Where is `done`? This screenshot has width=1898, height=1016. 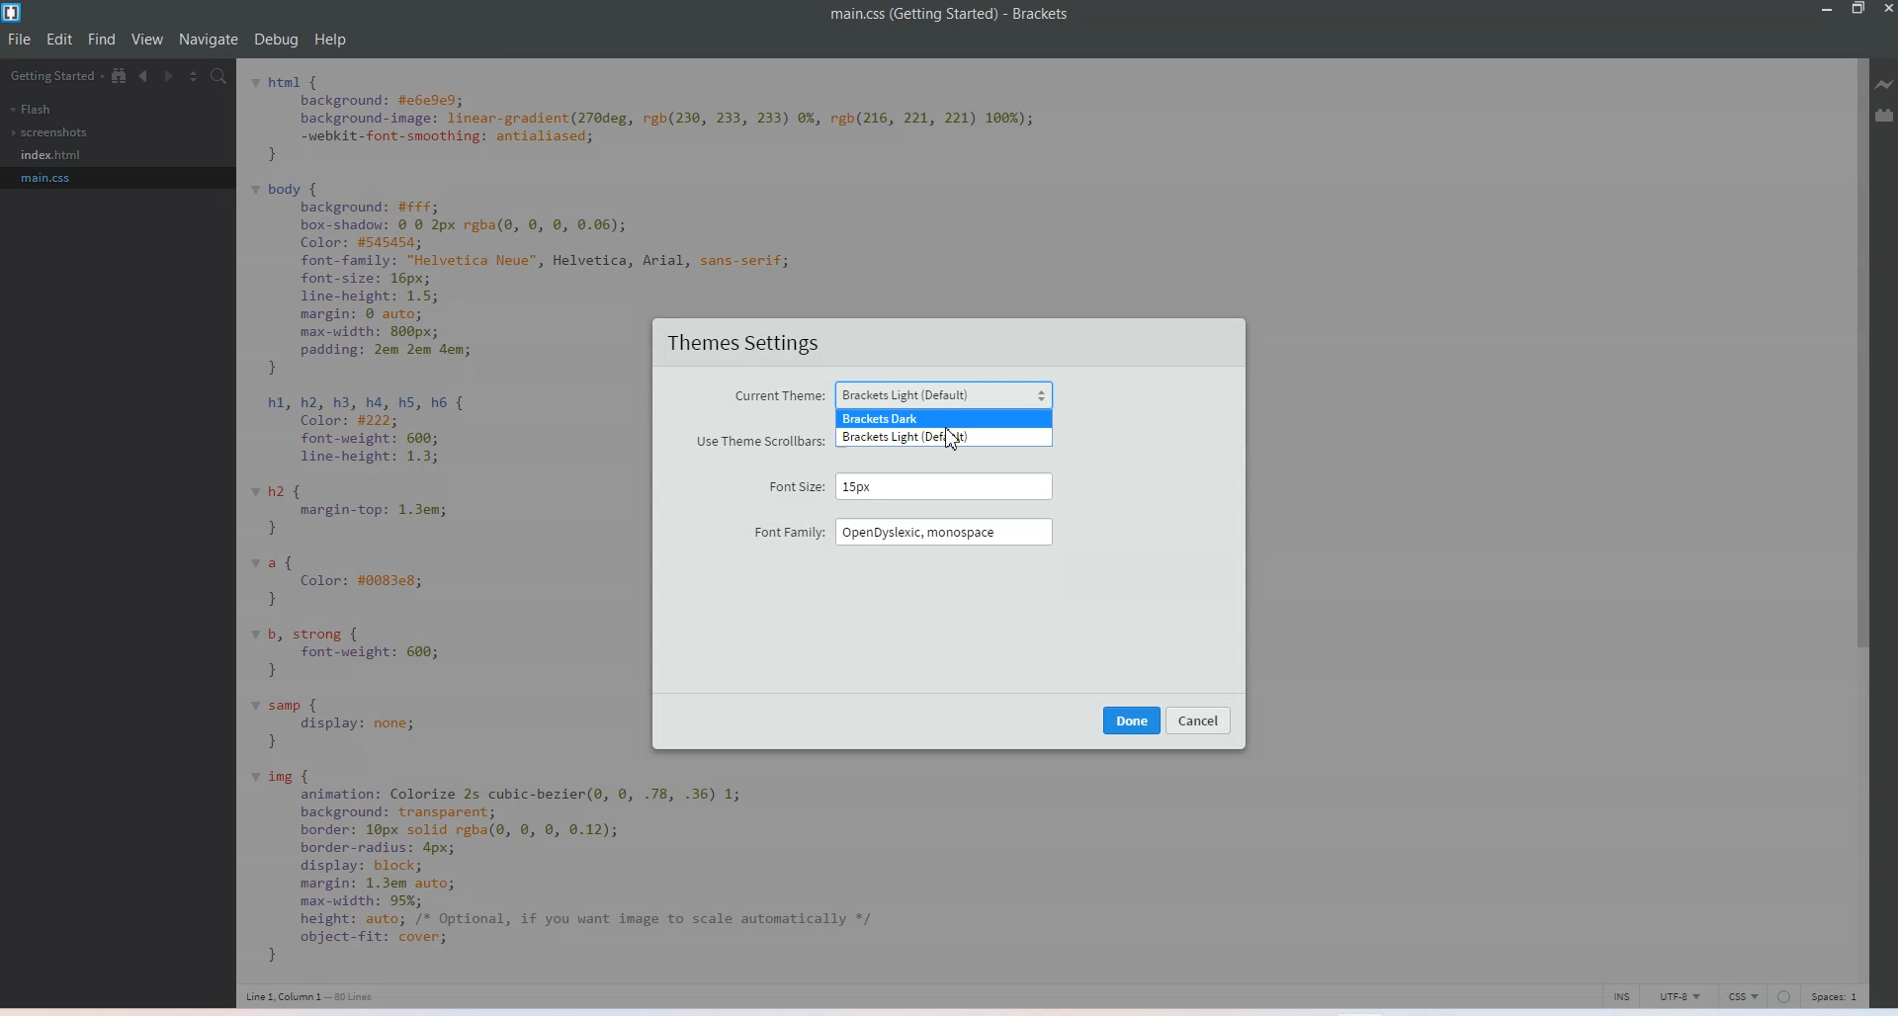 done is located at coordinates (1131, 720).